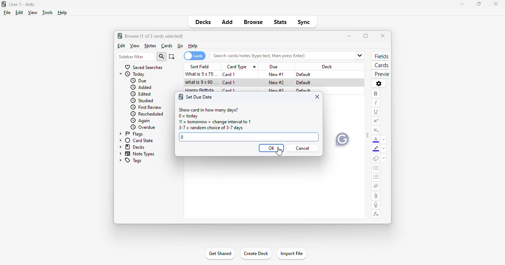  Describe the element at coordinates (376, 196) in the screenshot. I see `attach pictures/audio/video` at that location.